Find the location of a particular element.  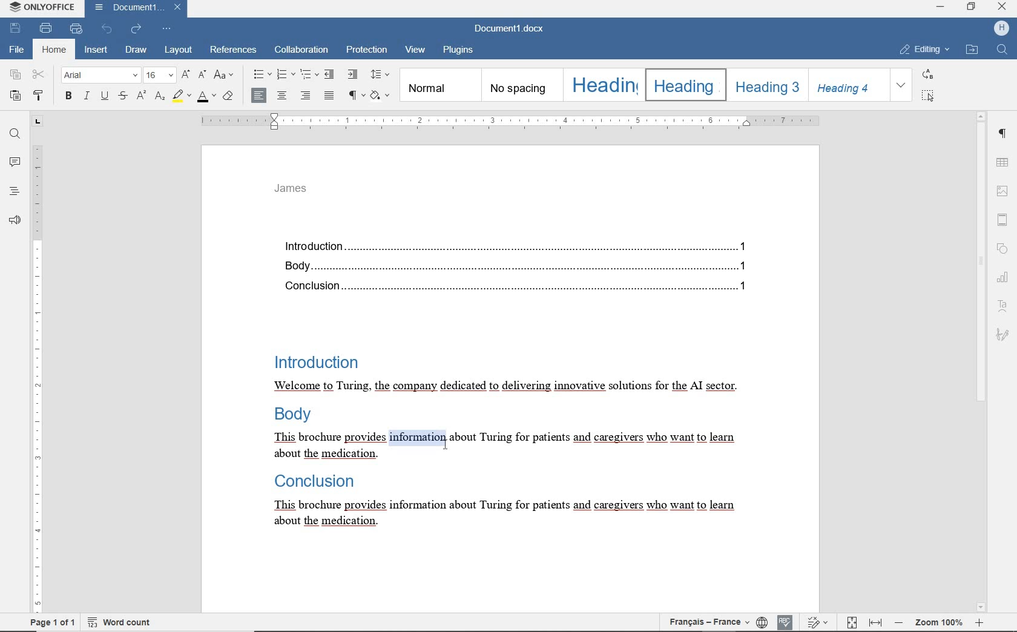

RULER is located at coordinates (508, 122).